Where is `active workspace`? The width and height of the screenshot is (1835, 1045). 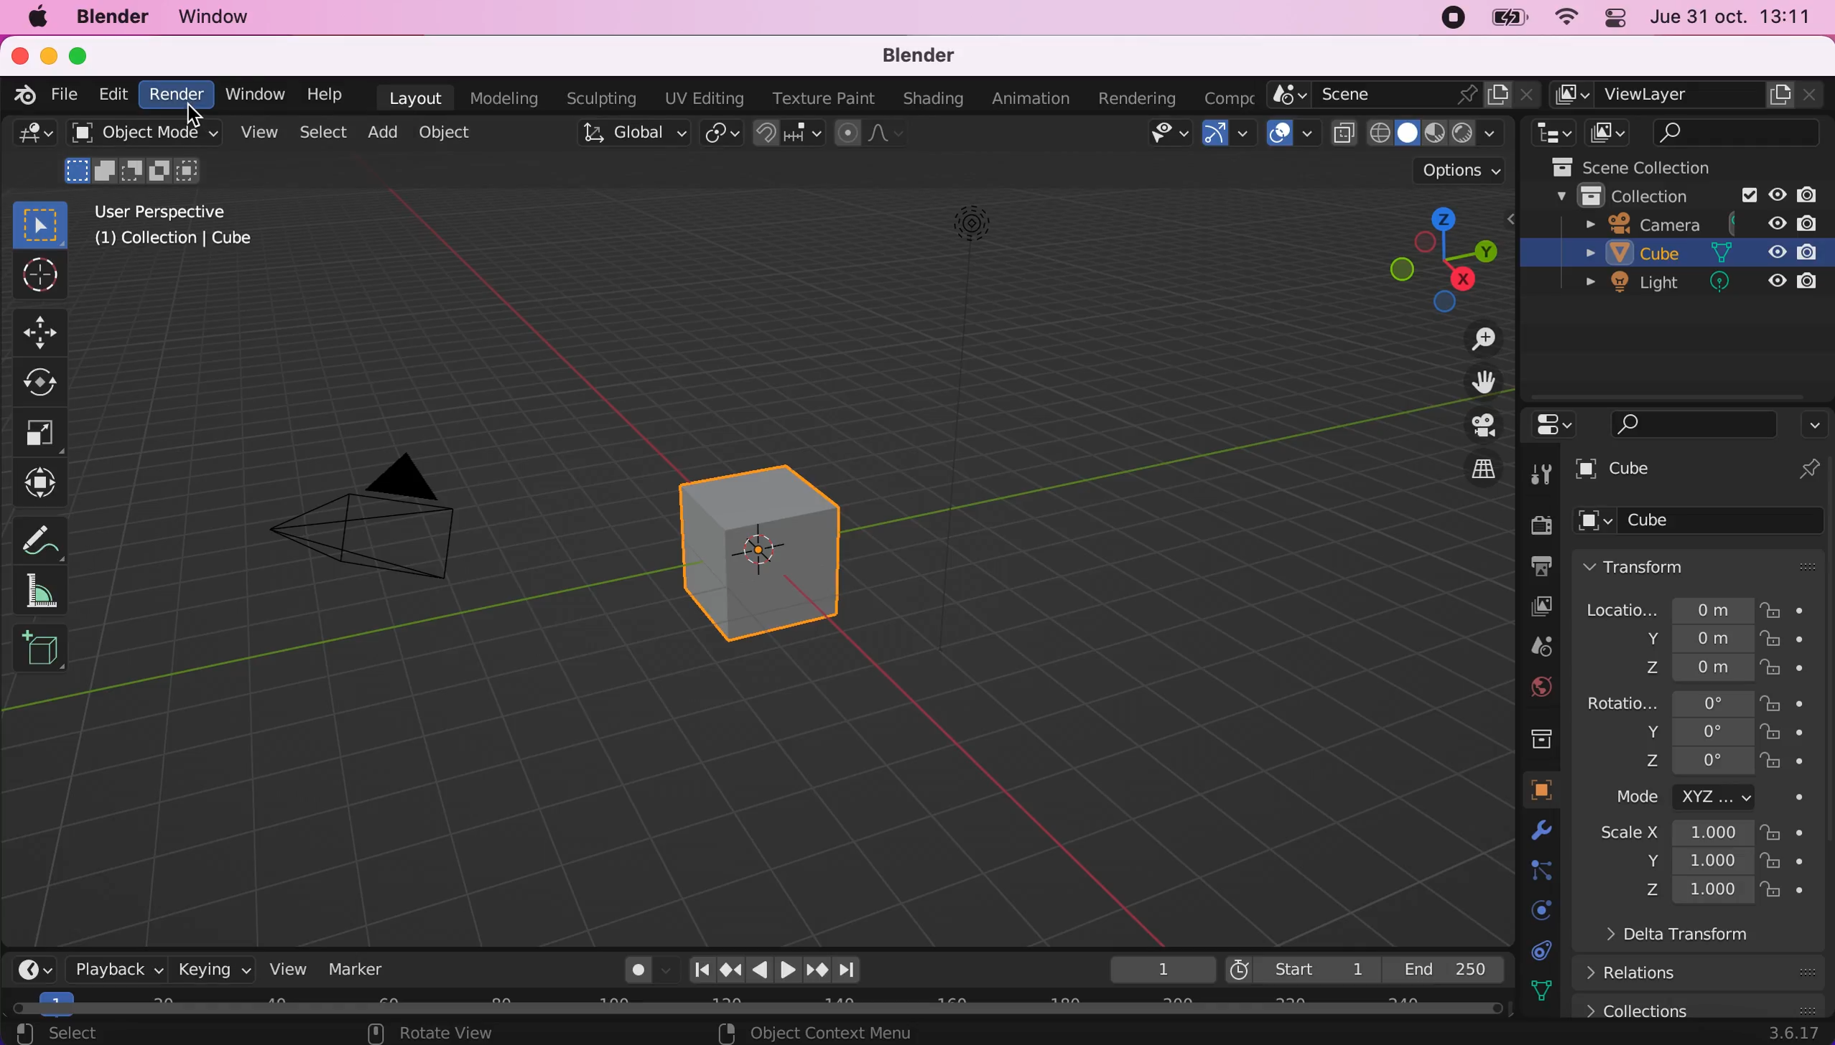
active workspace is located at coordinates (1228, 95).